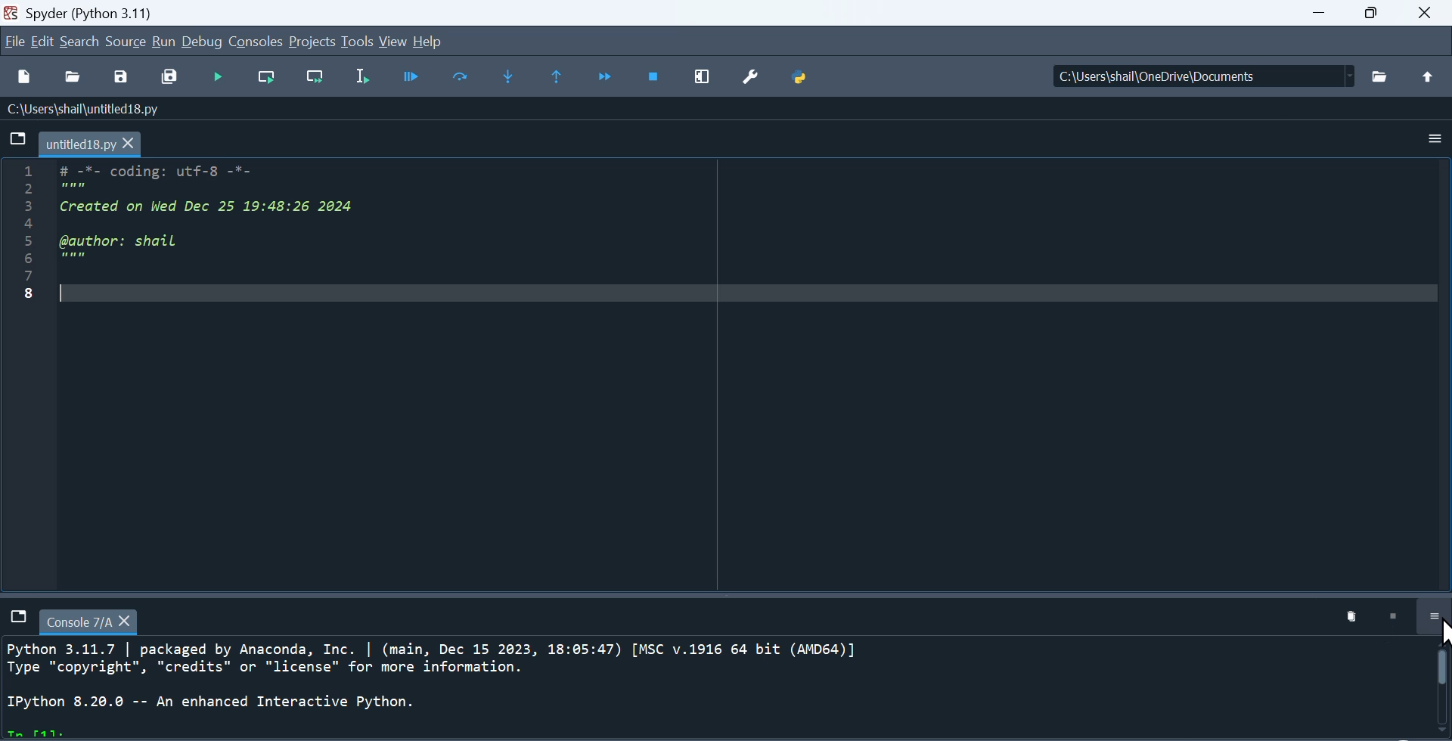 Image resolution: width=1452 pixels, height=741 pixels. What do you see at coordinates (124, 43) in the screenshot?
I see `source` at bounding box center [124, 43].